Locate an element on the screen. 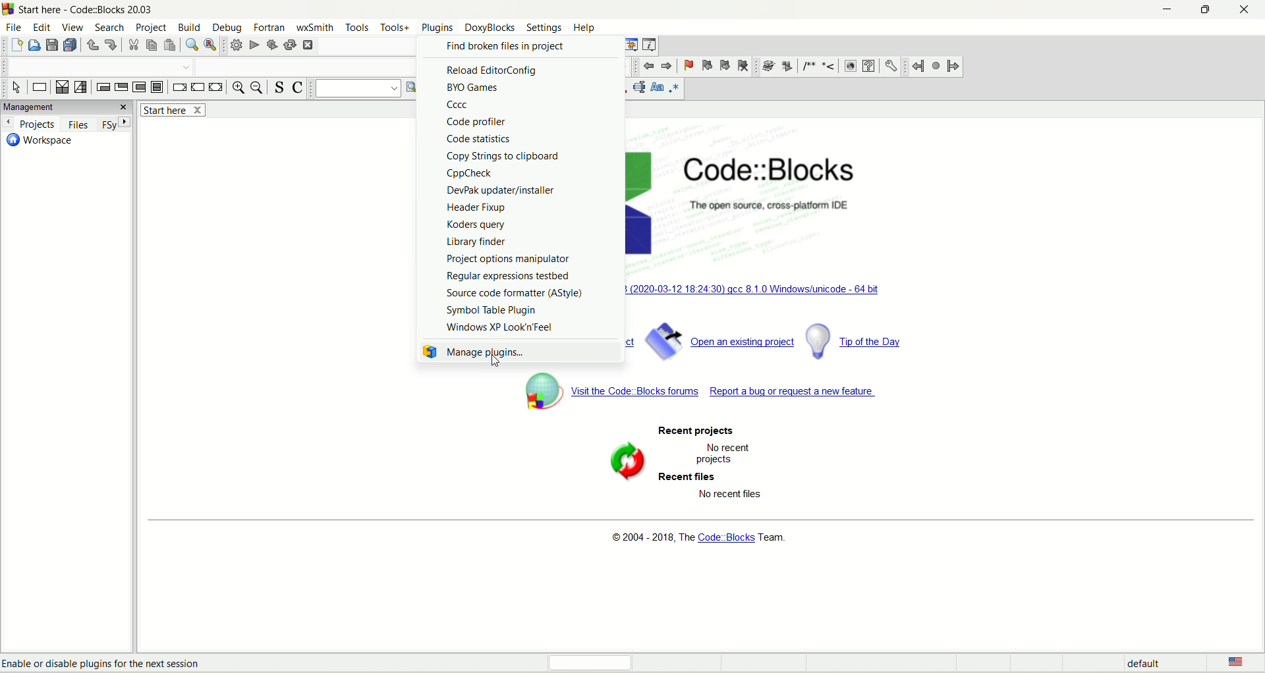 This screenshot has width=1265, height=673. exit condition loop is located at coordinates (121, 89).